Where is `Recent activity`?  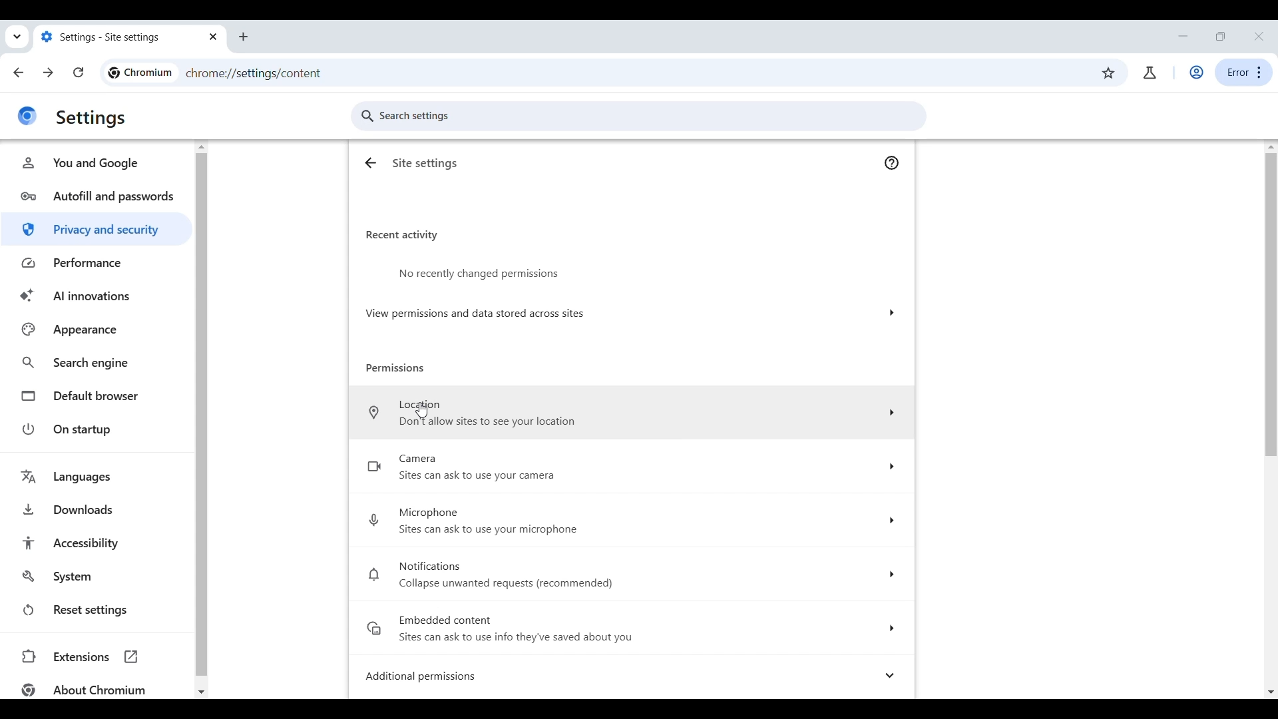
Recent activity is located at coordinates (402, 236).